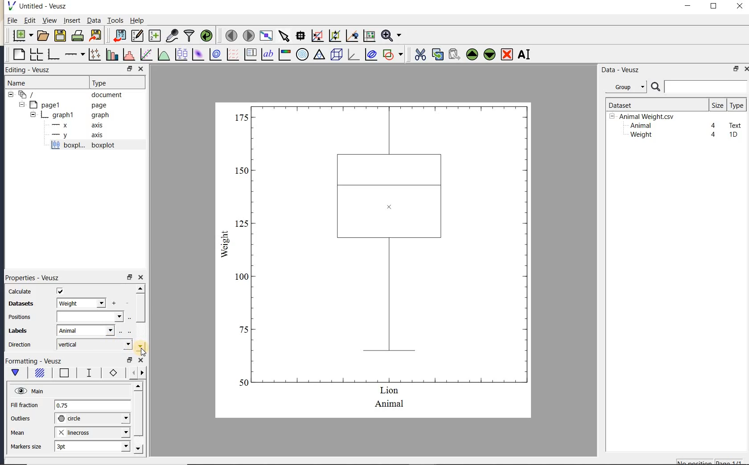 This screenshot has height=465, width=749. Describe the element at coordinates (628, 87) in the screenshot. I see `Data - Veusz` at that location.